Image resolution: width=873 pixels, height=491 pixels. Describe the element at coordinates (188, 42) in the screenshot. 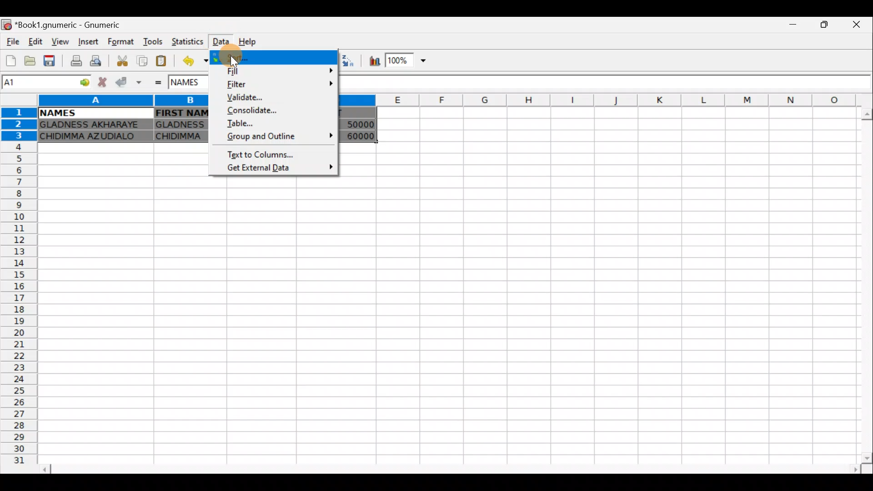

I see `Statistics` at that location.